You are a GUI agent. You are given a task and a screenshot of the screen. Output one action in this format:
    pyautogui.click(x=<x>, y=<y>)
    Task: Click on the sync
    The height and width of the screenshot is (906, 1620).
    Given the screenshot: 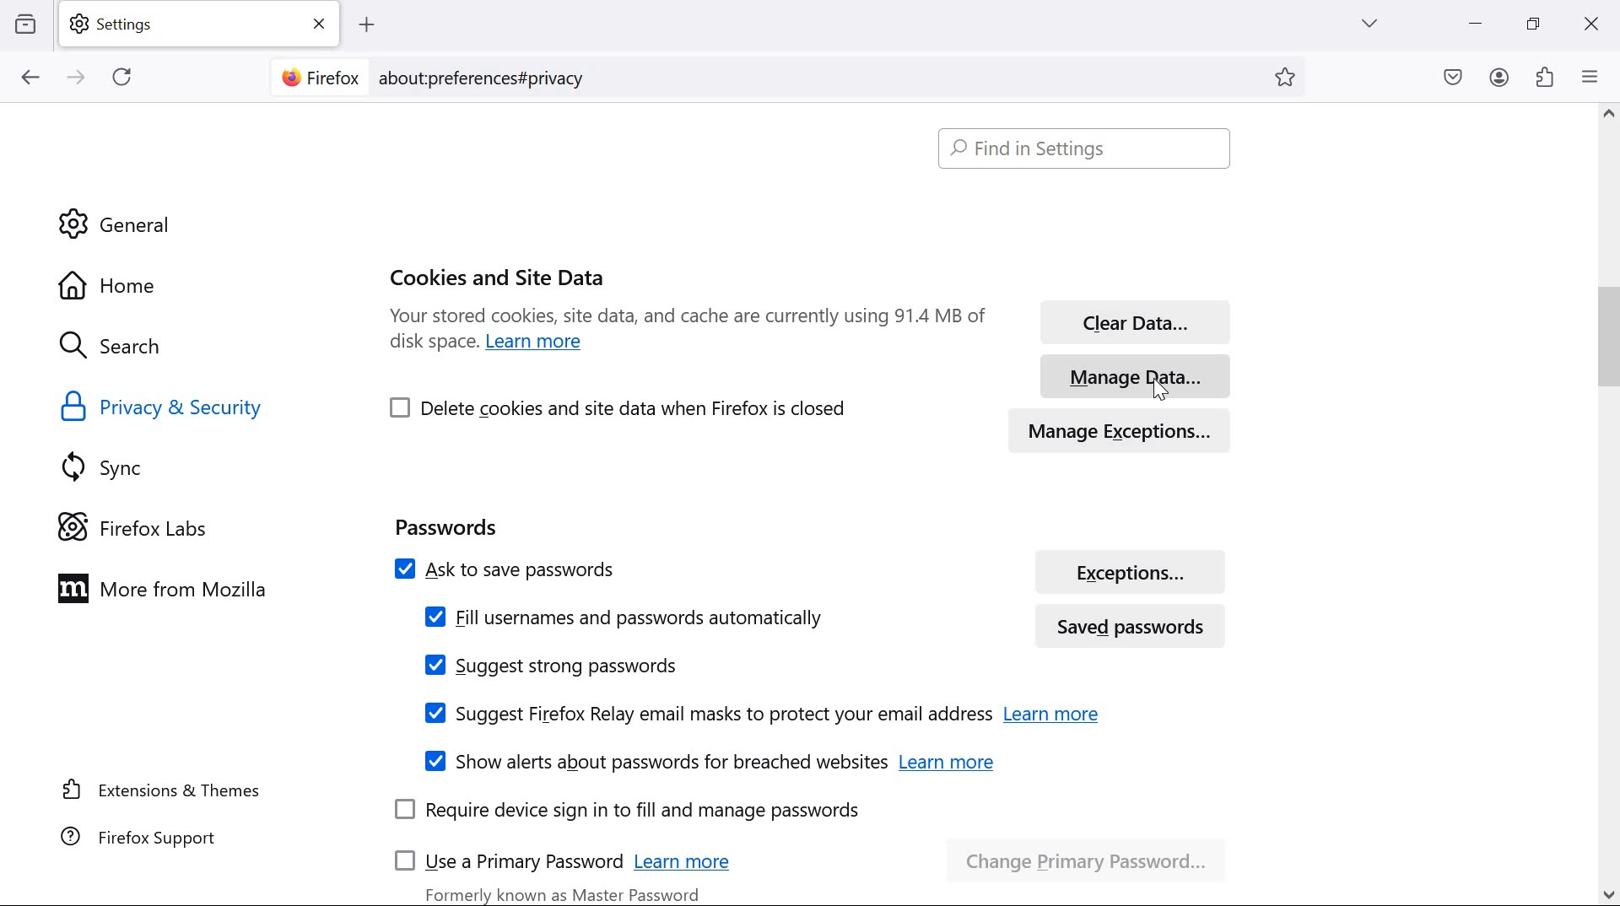 What is the action you would take?
    pyautogui.click(x=111, y=466)
    